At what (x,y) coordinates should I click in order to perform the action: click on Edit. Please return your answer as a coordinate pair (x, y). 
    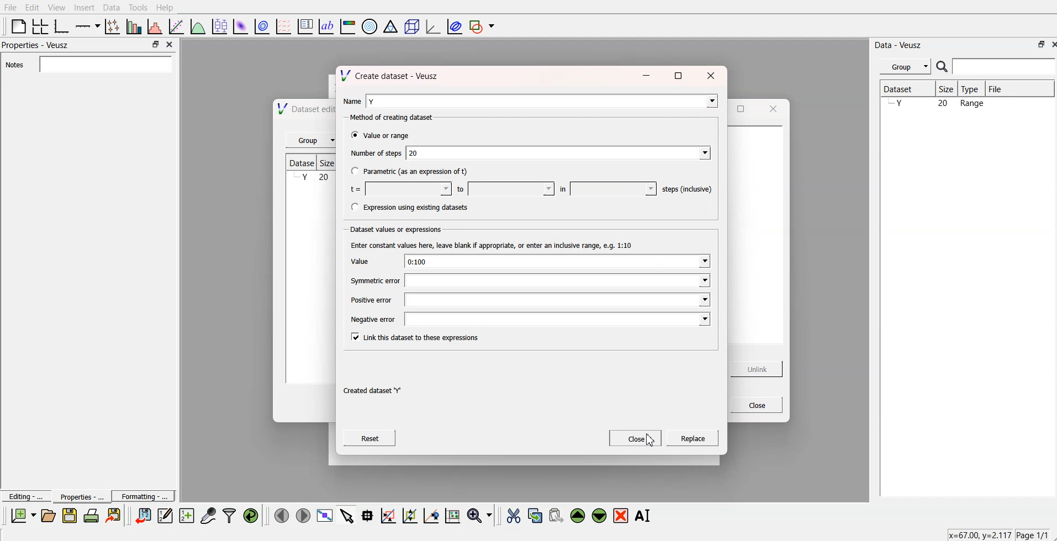
    Looking at the image, I should click on (33, 7).